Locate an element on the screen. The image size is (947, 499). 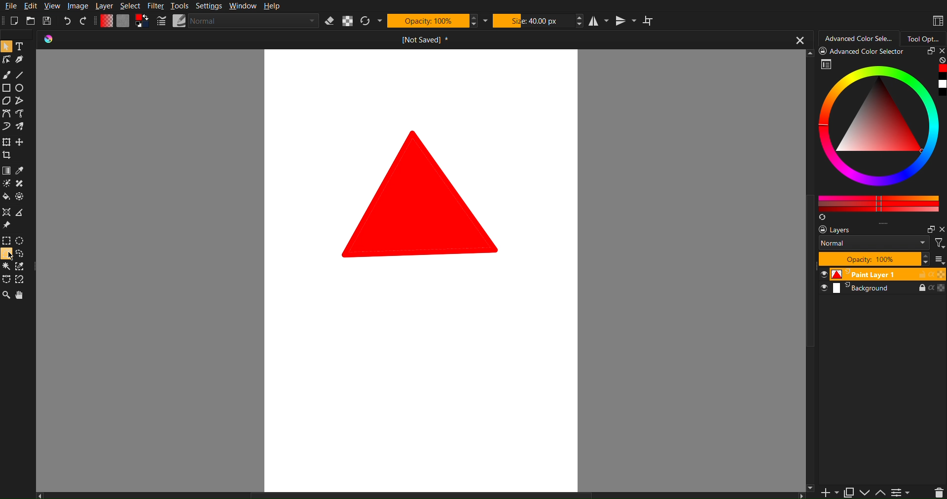
selection free shape is located at coordinates (6, 279).